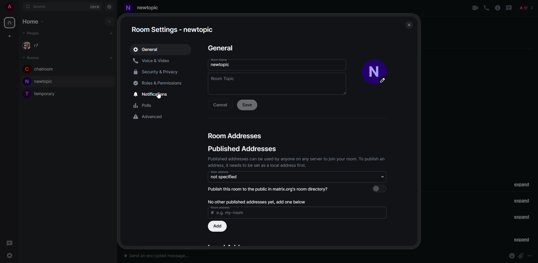 Image resolution: width=538 pixels, height=263 pixels. What do you see at coordinates (41, 69) in the screenshot?
I see `chatroom` at bounding box center [41, 69].